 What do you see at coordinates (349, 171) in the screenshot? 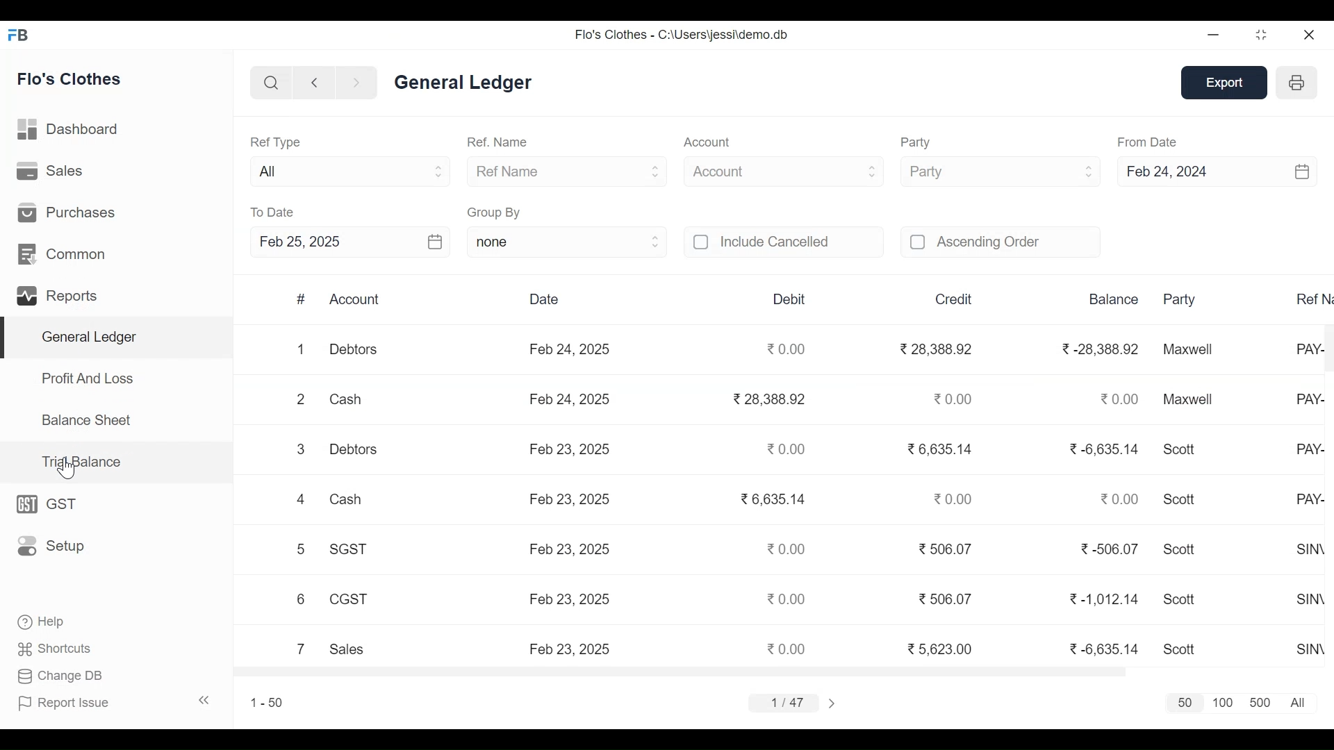
I see `All` at bounding box center [349, 171].